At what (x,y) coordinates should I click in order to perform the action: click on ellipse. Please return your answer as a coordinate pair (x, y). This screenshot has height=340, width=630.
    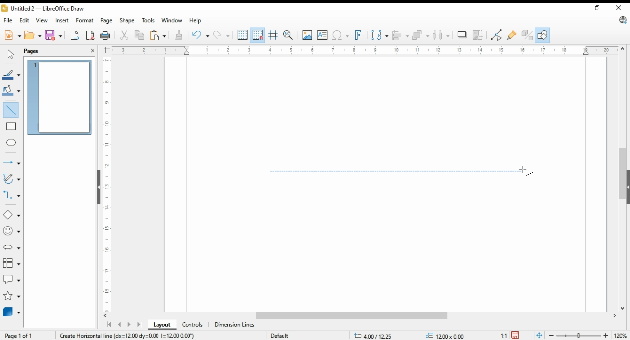
    Looking at the image, I should click on (12, 143).